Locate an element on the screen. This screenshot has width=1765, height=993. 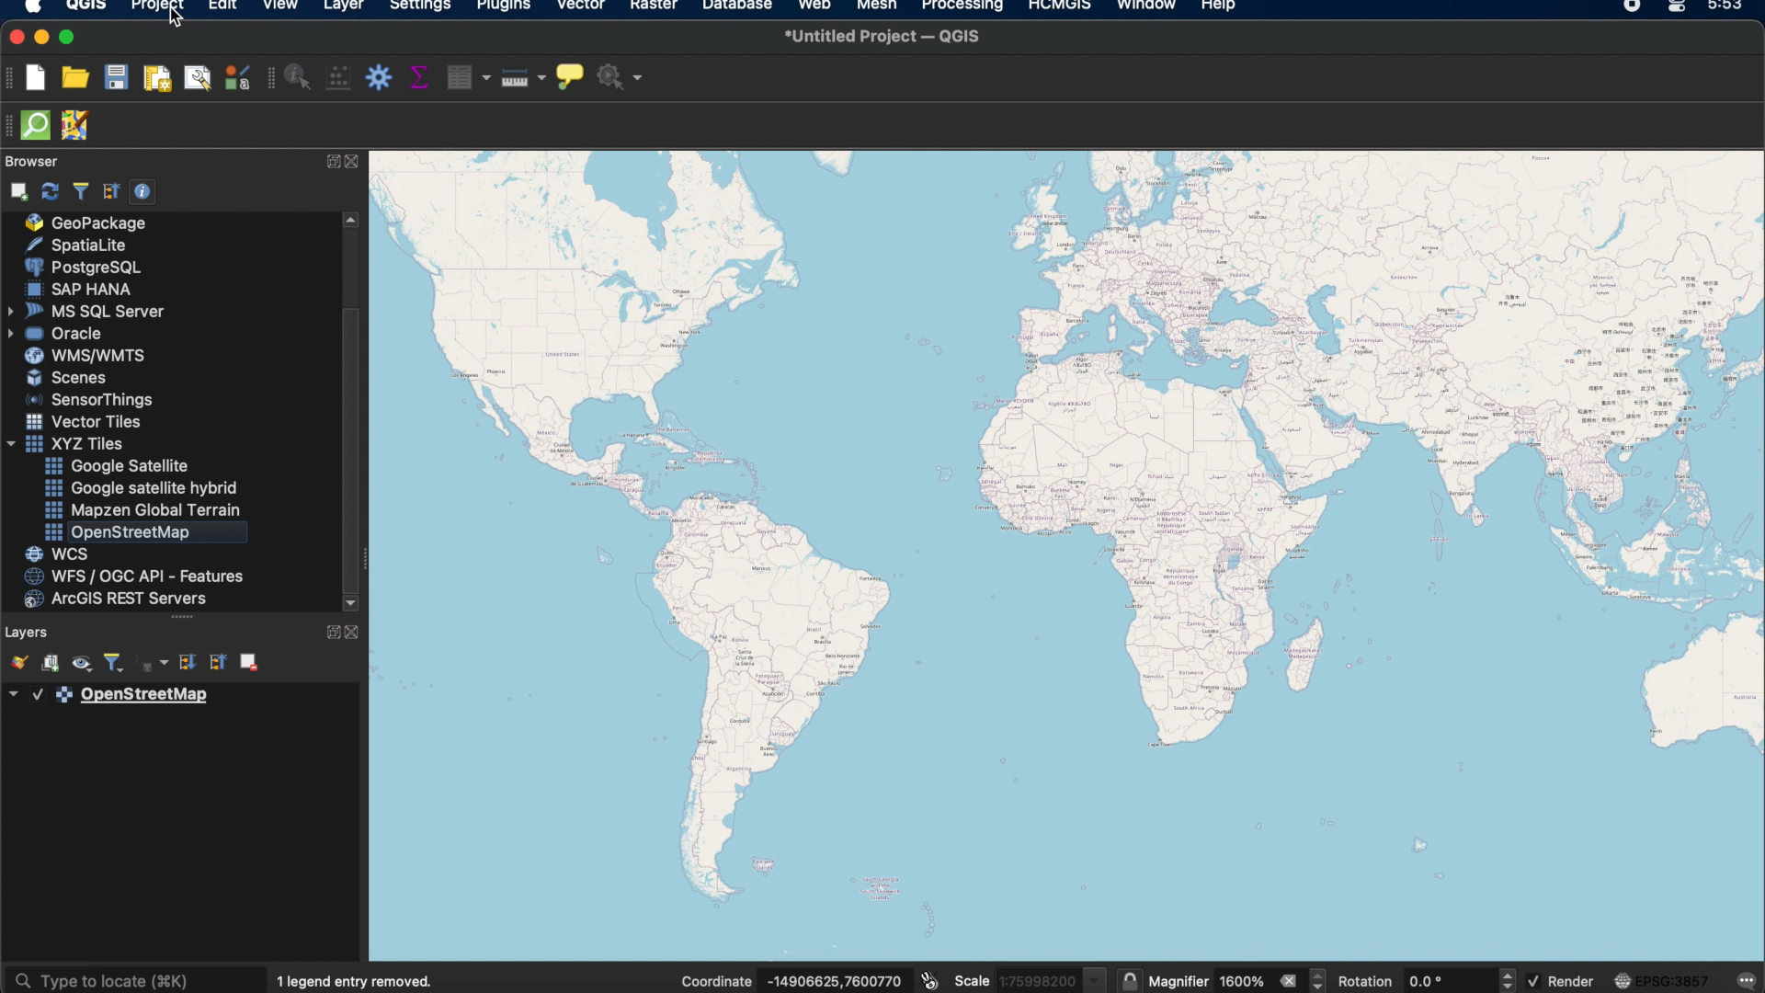
geo package is located at coordinates (91, 223).